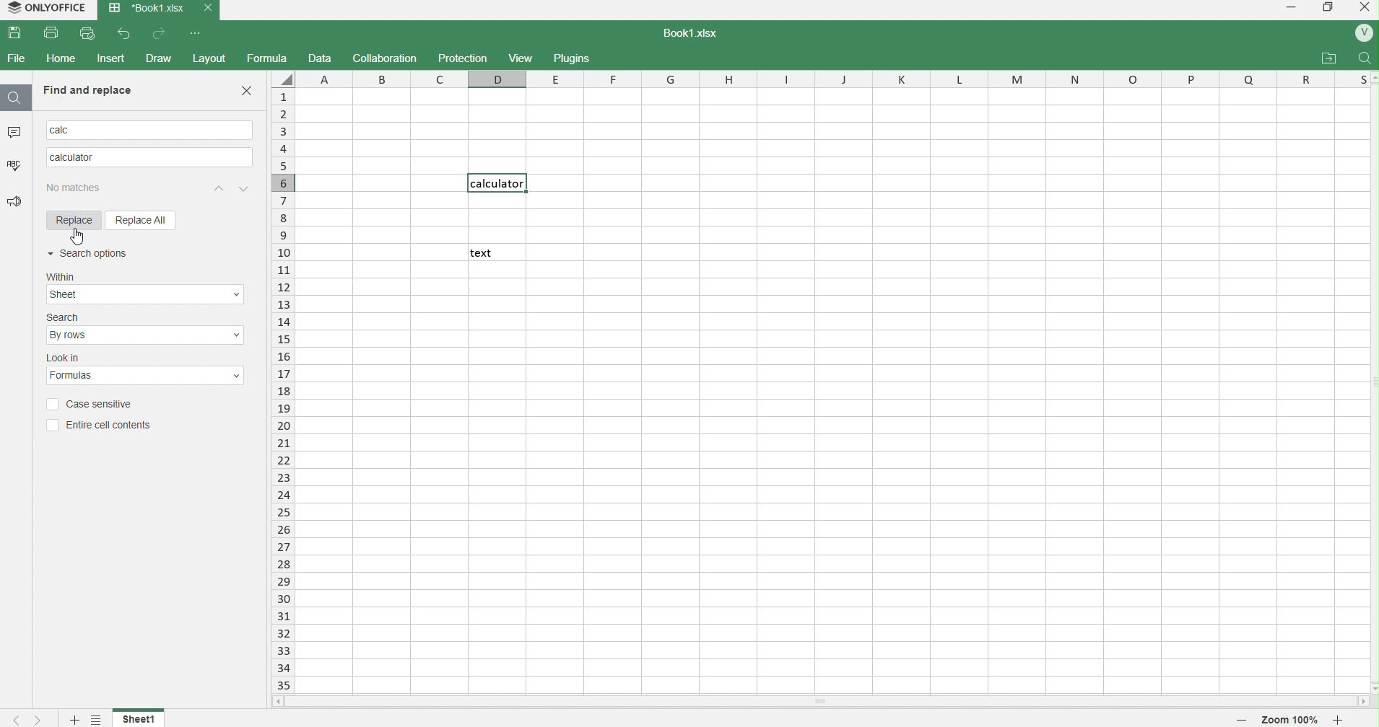  What do you see at coordinates (1288, 9) in the screenshot?
I see `minimize` at bounding box center [1288, 9].